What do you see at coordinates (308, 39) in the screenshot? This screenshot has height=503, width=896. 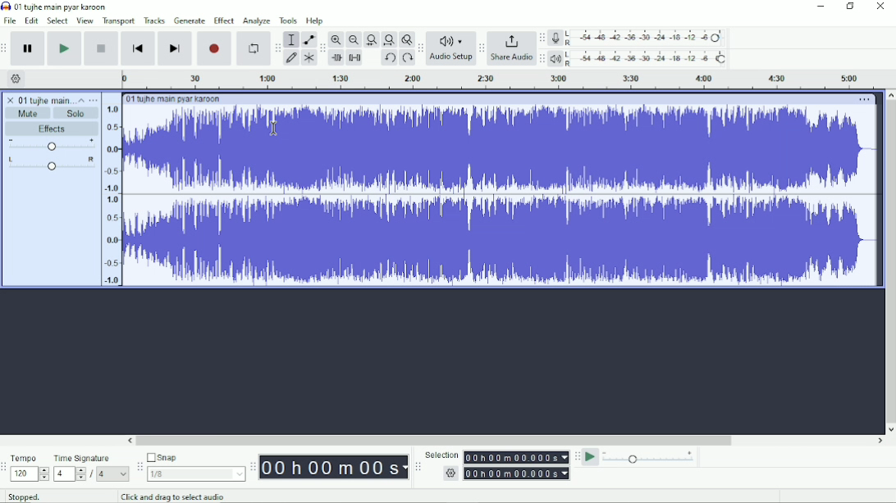 I see `Envelope tool` at bounding box center [308, 39].